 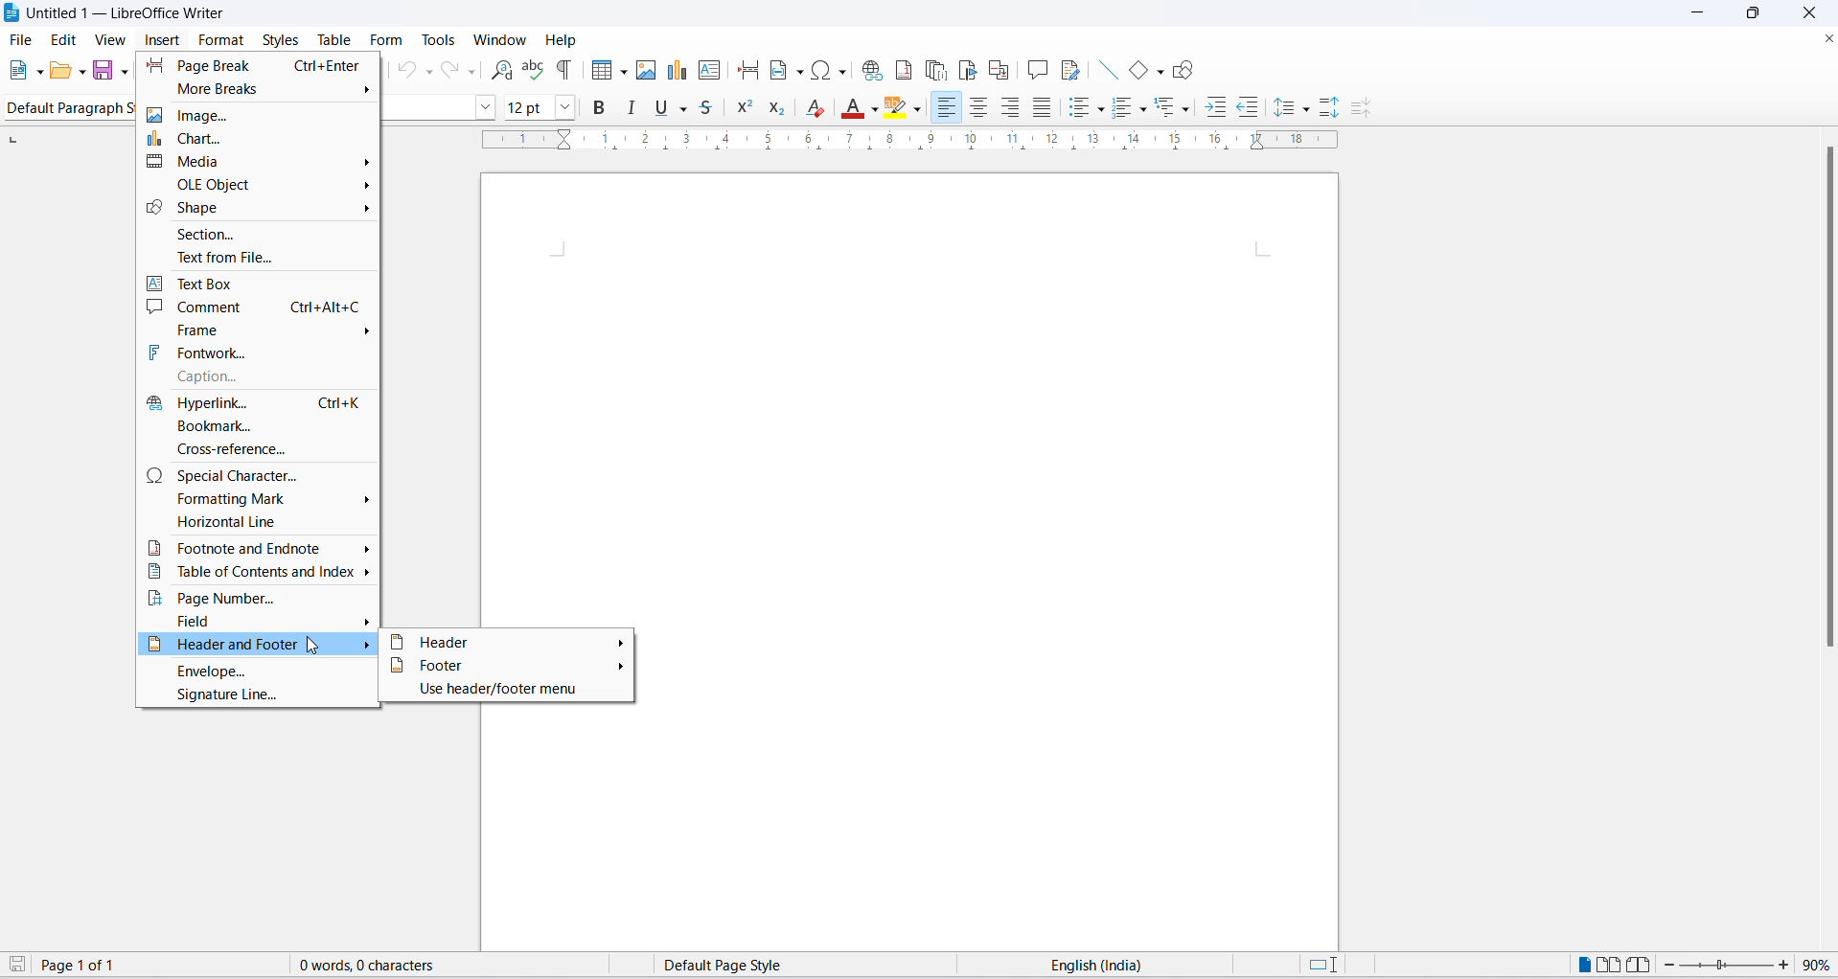 What do you see at coordinates (819, 107) in the screenshot?
I see `clear direct formatting` at bounding box center [819, 107].